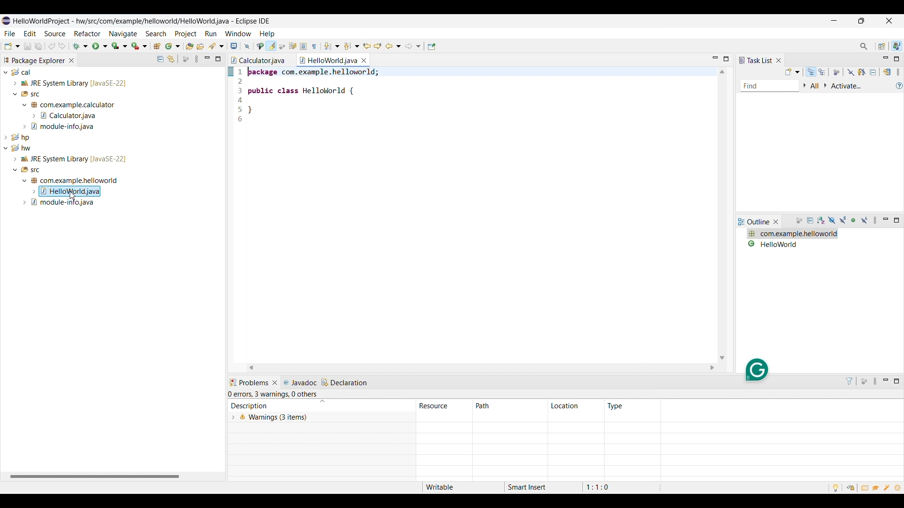 This screenshot has height=508, width=904. Describe the element at coordinates (157, 46) in the screenshot. I see `New Java Package` at that location.